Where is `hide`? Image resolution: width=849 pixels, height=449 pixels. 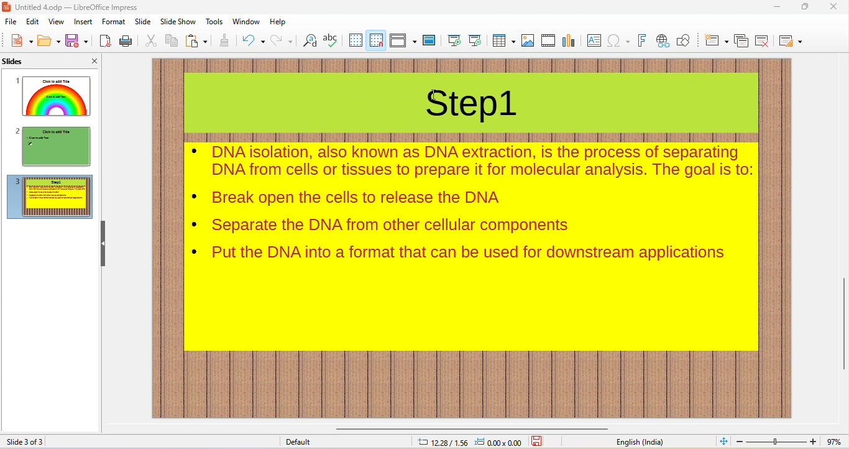
hide is located at coordinates (106, 247).